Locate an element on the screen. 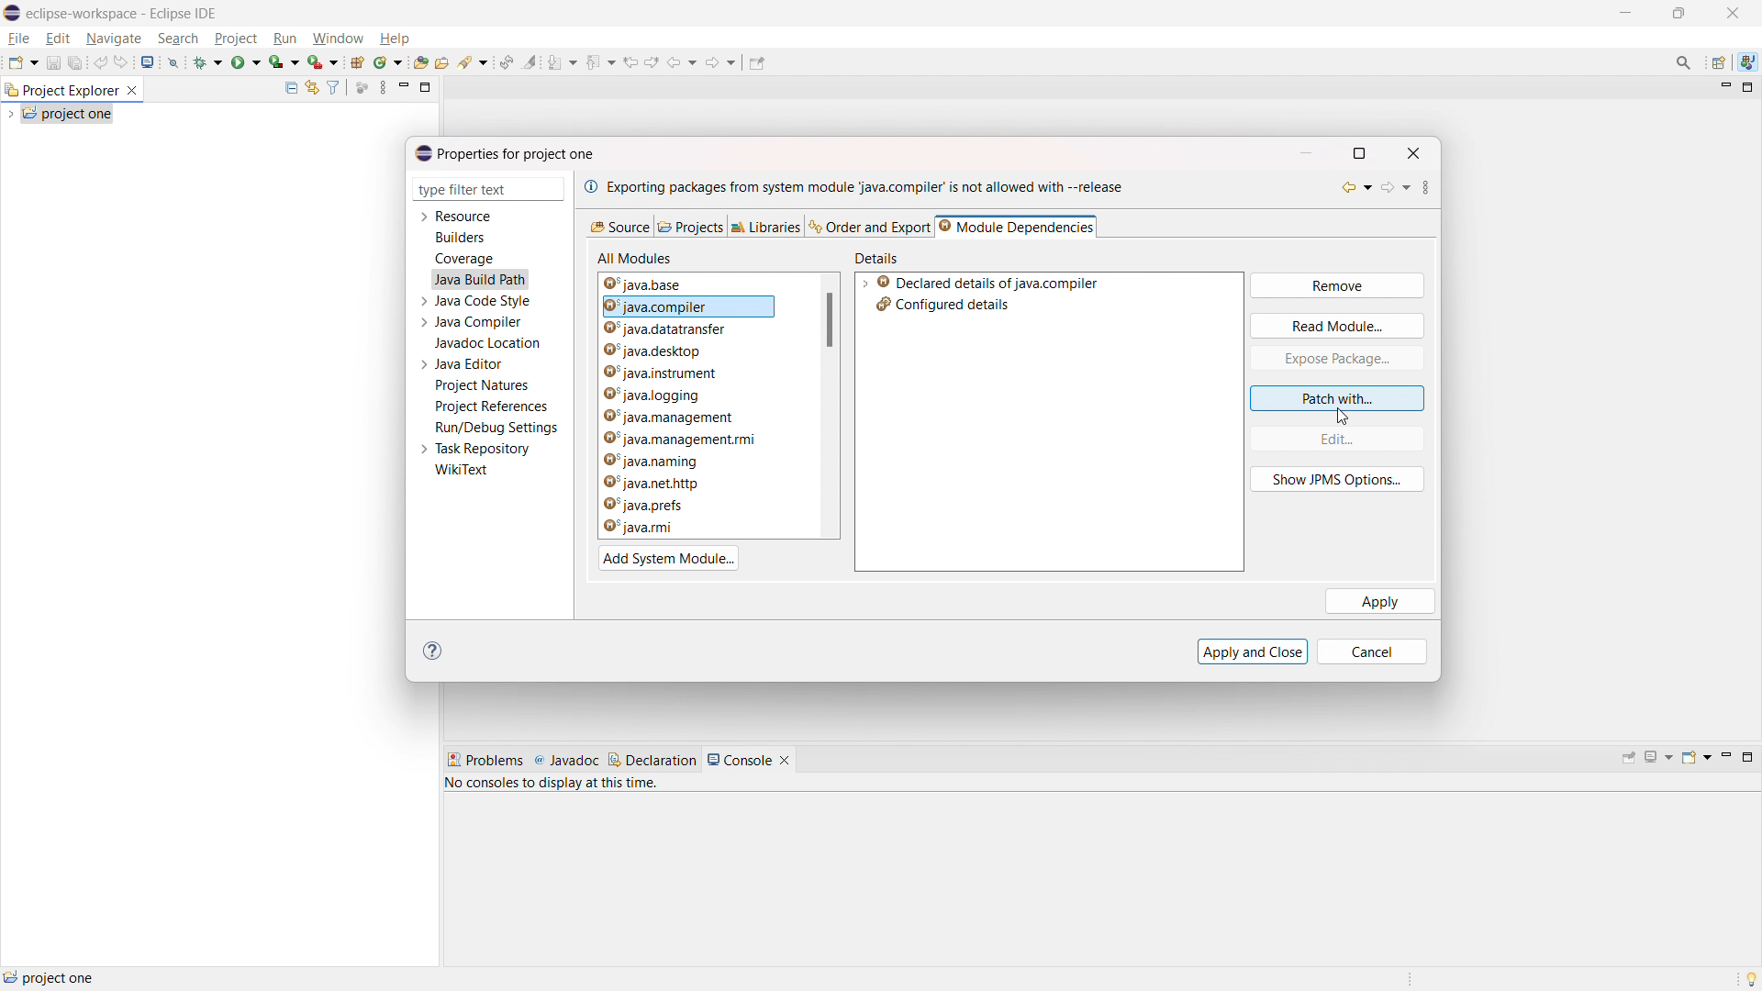 The image size is (1762, 991). open task is located at coordinates (442, 61).